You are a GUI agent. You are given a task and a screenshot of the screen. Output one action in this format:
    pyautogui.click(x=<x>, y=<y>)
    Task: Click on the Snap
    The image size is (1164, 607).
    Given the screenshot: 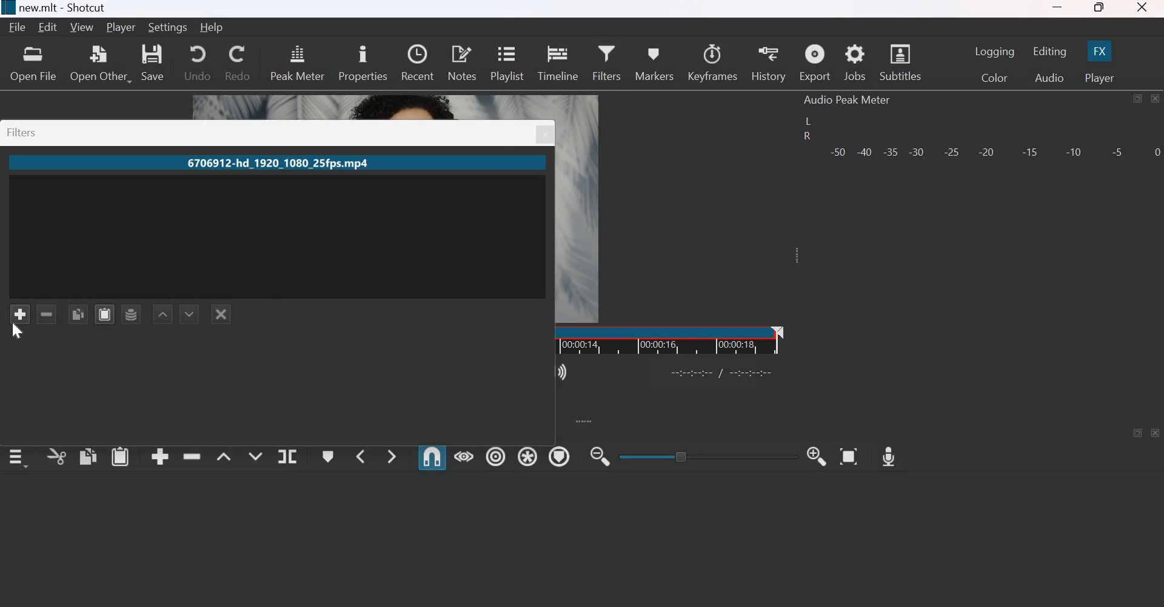 What is the action you would take?
    pyautogui.click(x=432, y=457)
    